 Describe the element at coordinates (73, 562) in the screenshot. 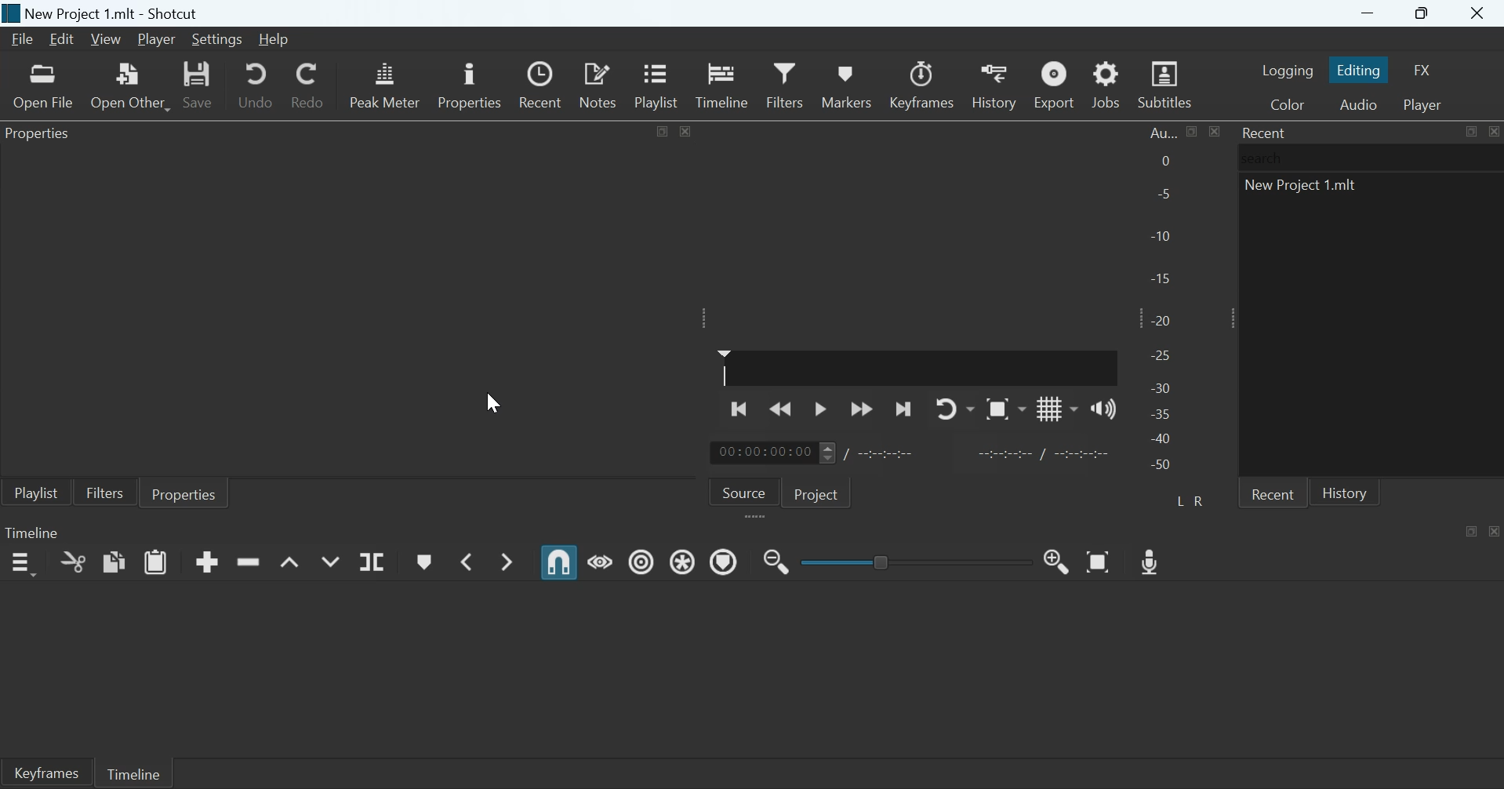

I see `Cut` at that location.